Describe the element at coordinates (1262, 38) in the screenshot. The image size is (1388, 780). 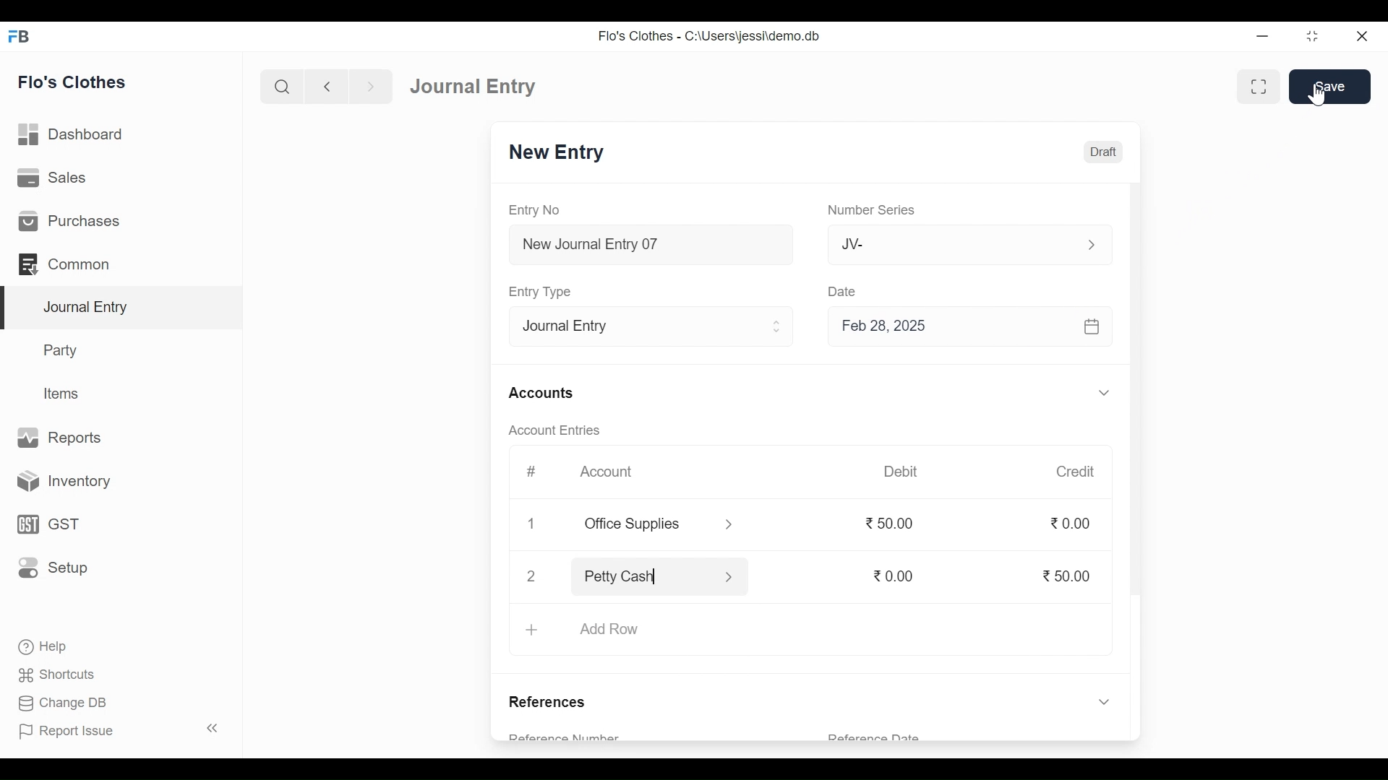
I see `minimize` at that location.